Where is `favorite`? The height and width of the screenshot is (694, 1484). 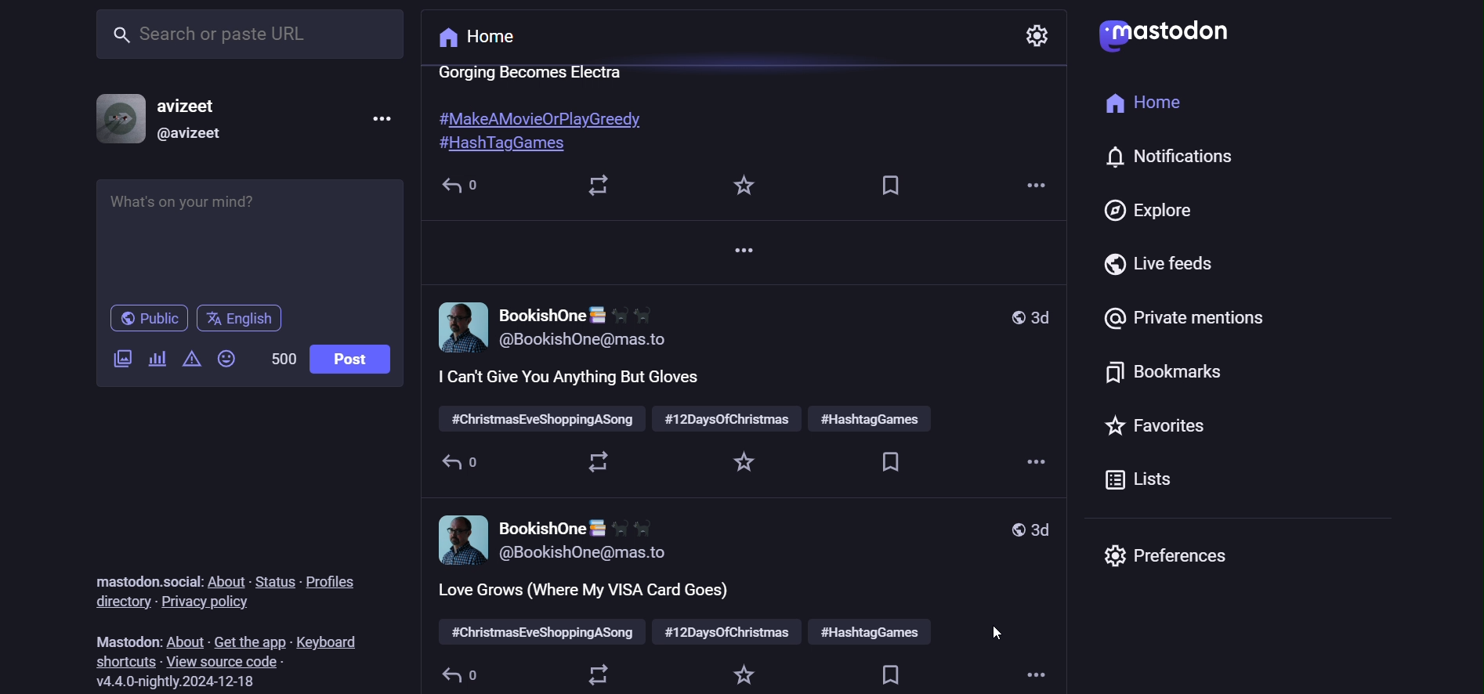
favorite is located at coordinates (739, 464).